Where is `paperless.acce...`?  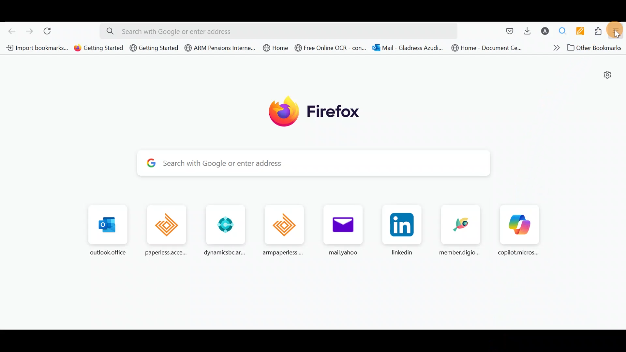 paperless.acce... is located at coordinates (163, 230).